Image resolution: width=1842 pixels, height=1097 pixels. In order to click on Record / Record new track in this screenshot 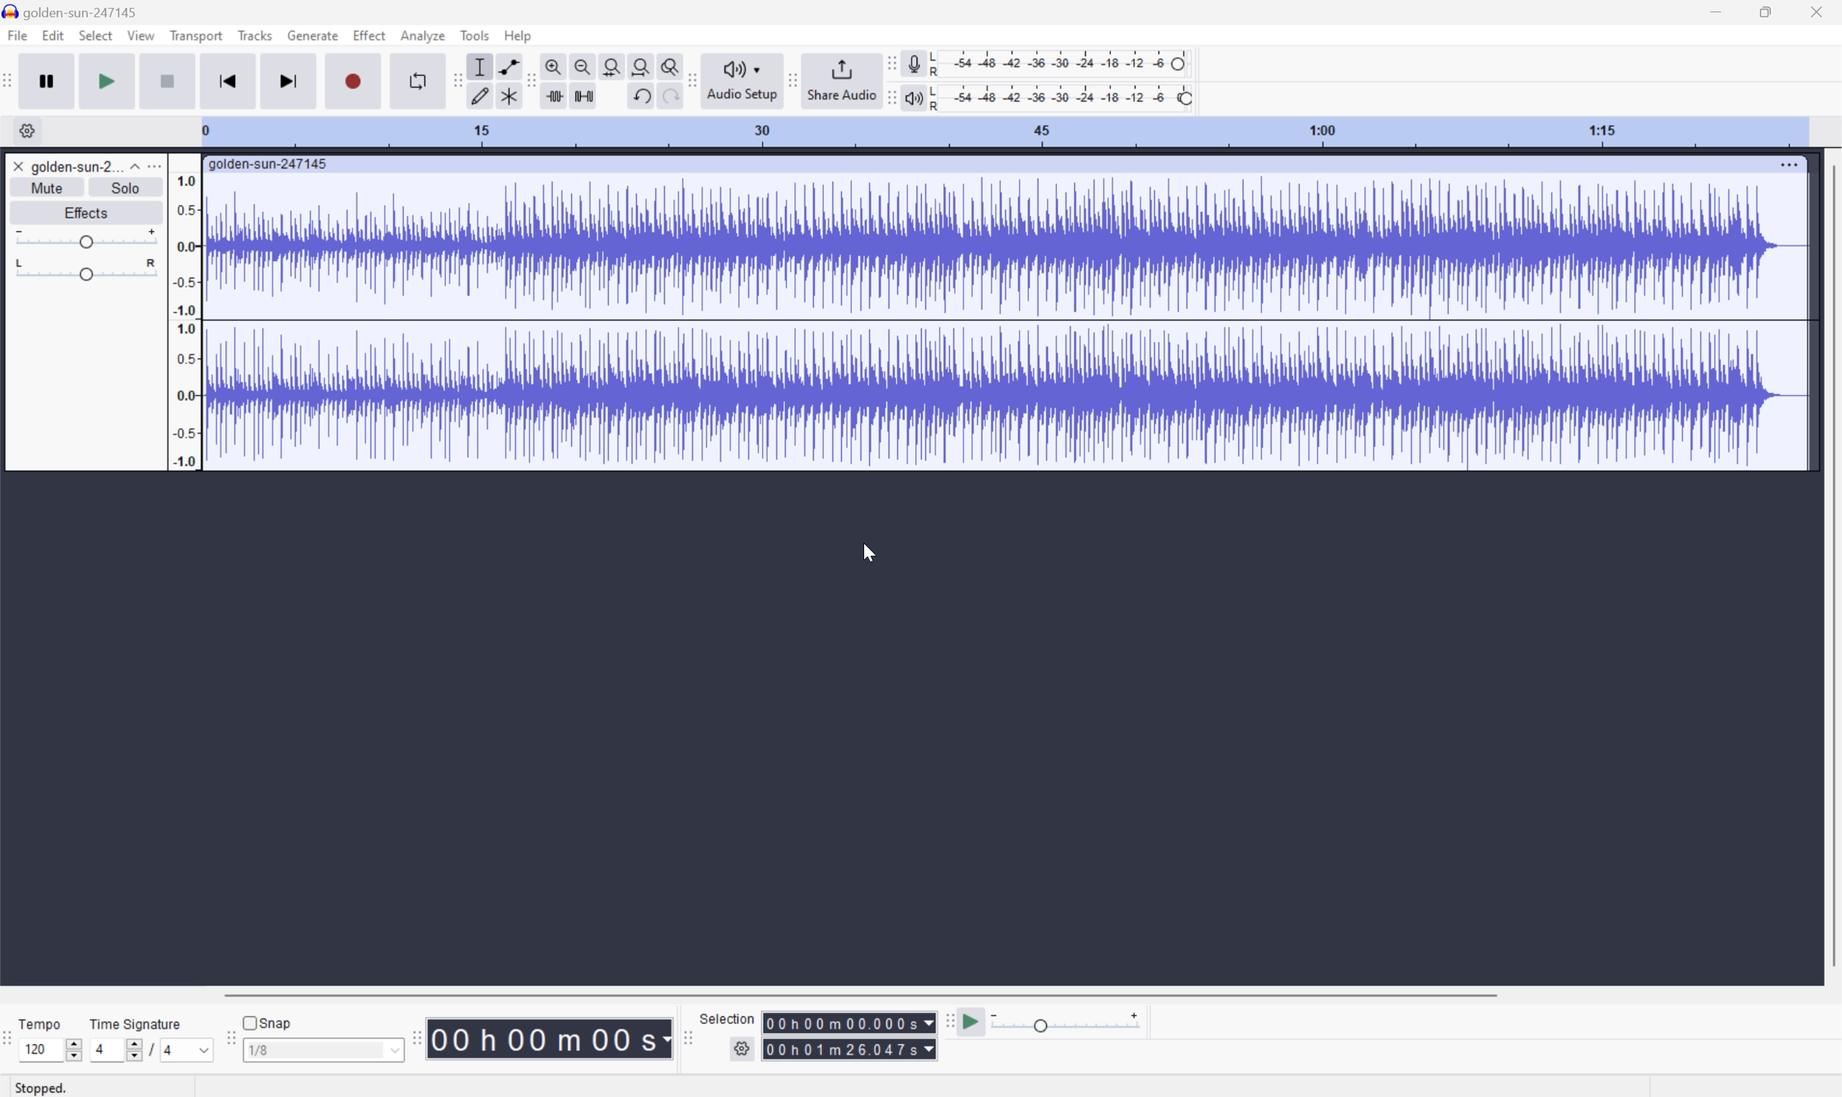, I will do `click(352, 81)`.